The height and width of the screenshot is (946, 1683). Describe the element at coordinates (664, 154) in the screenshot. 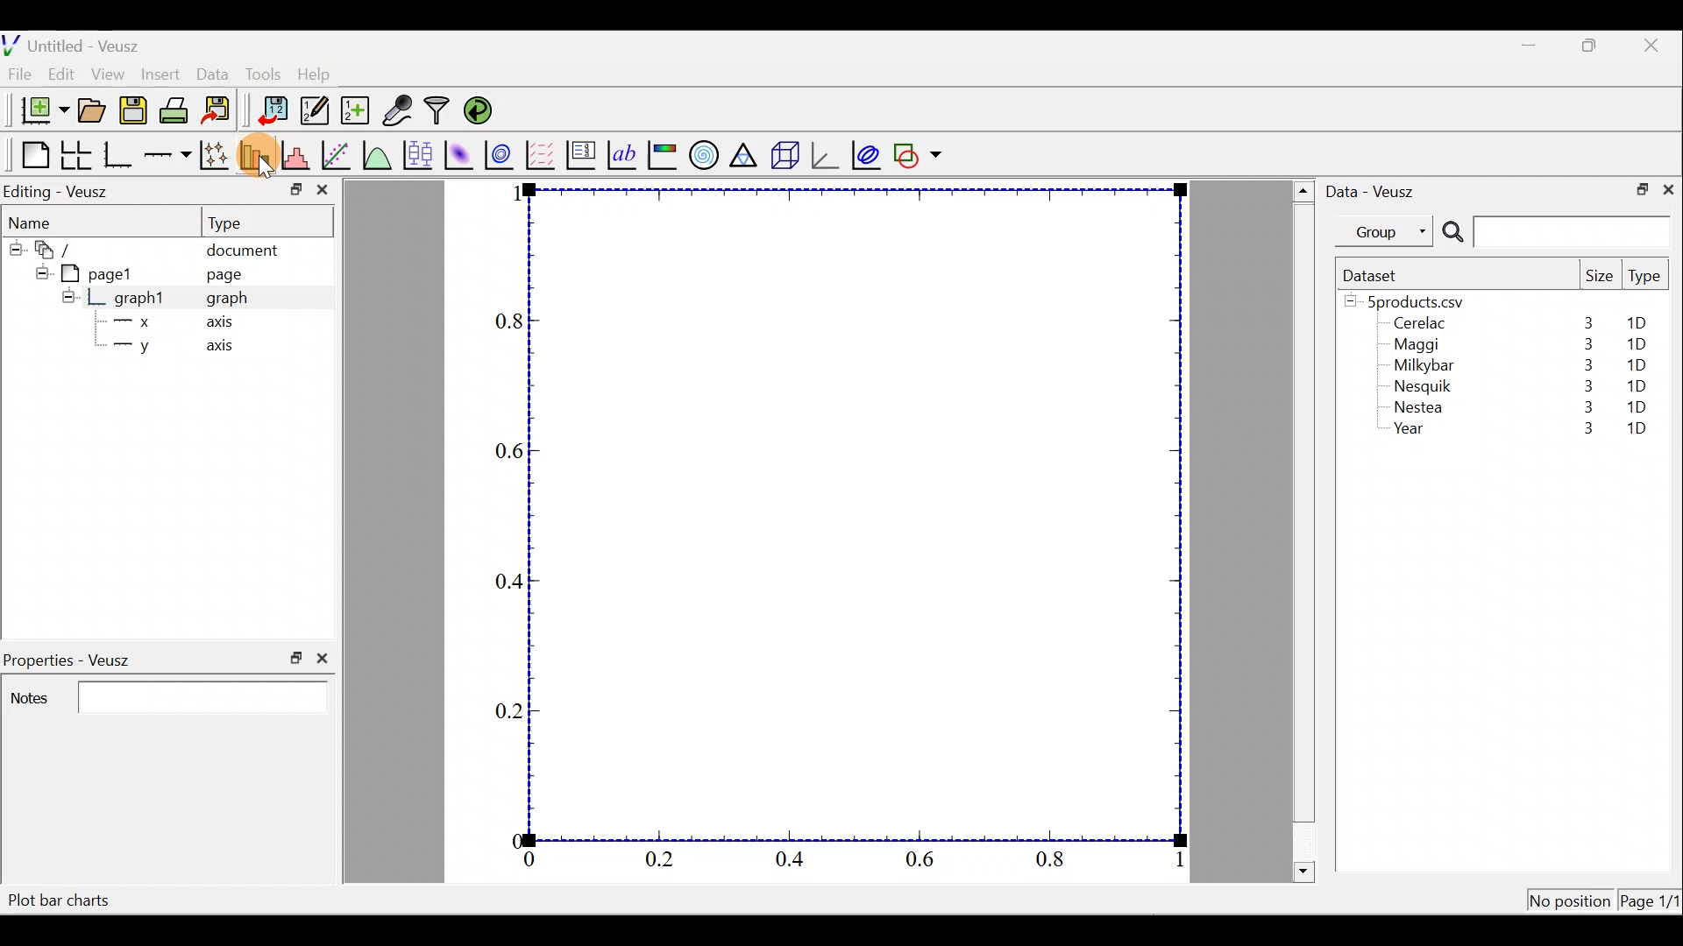

I see `Image color bar` at that location.